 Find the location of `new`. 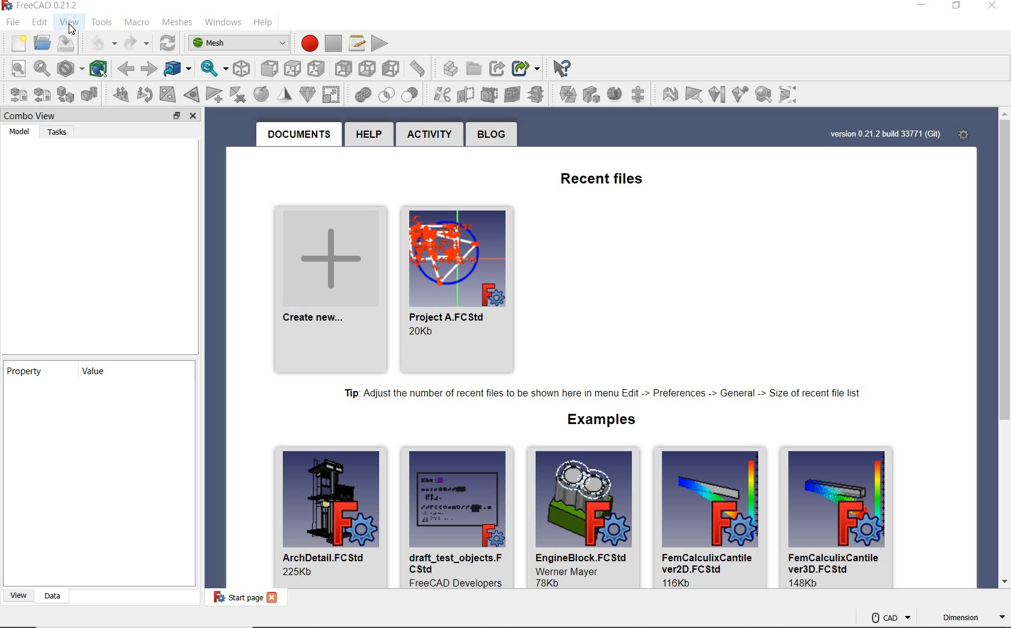

new is located at coordinates (15, 42).